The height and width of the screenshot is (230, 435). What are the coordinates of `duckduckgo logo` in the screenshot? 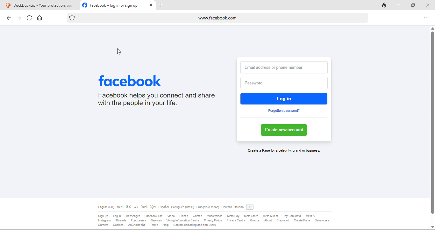 It's located at (7, 6).